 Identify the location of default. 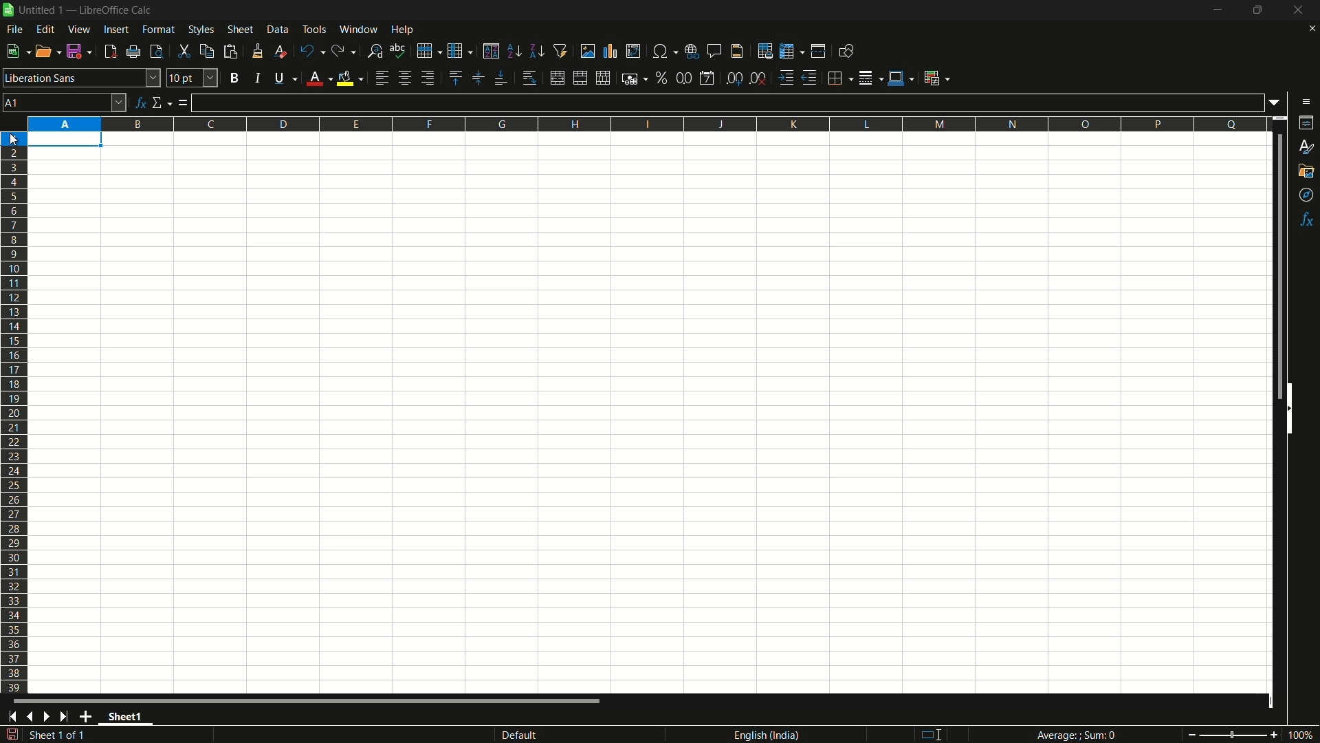
(542, 735).